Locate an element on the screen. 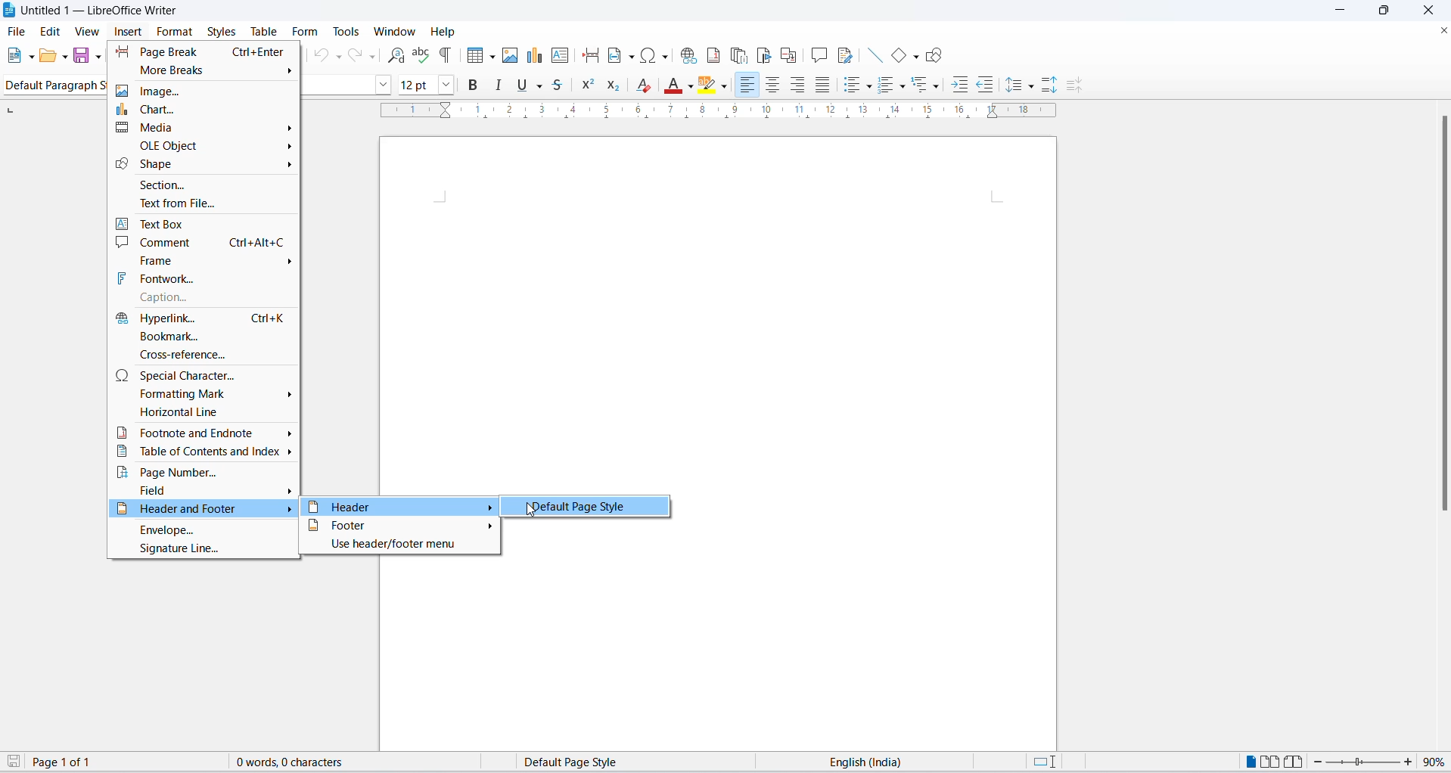 This screenshot has width=1451, height=773. underline options is located at coordinates (543, 86).